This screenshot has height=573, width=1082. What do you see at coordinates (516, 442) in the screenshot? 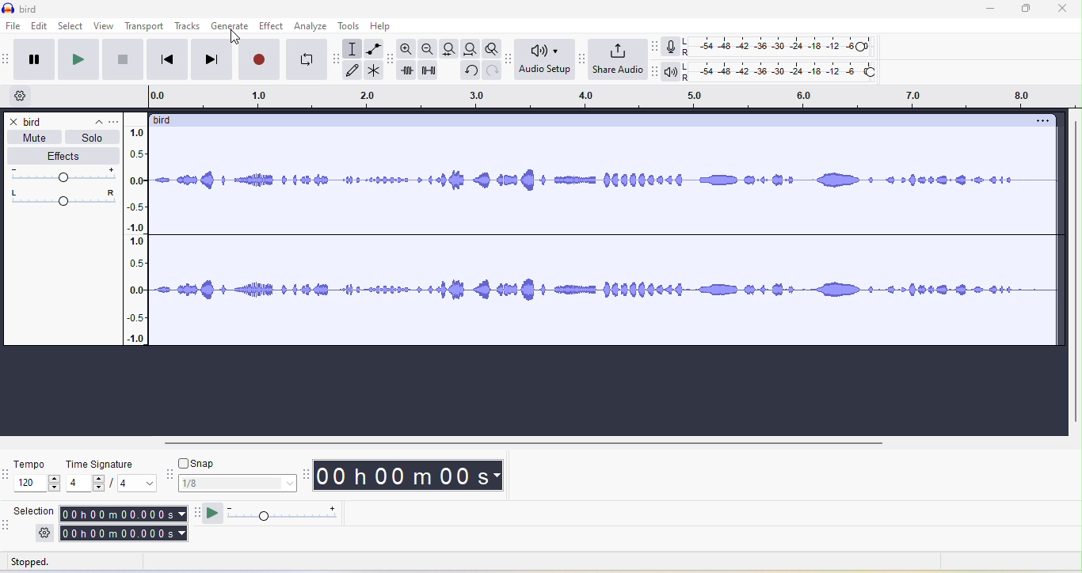
I see `horizontal scroll bar` at bounding box center [516, 442].